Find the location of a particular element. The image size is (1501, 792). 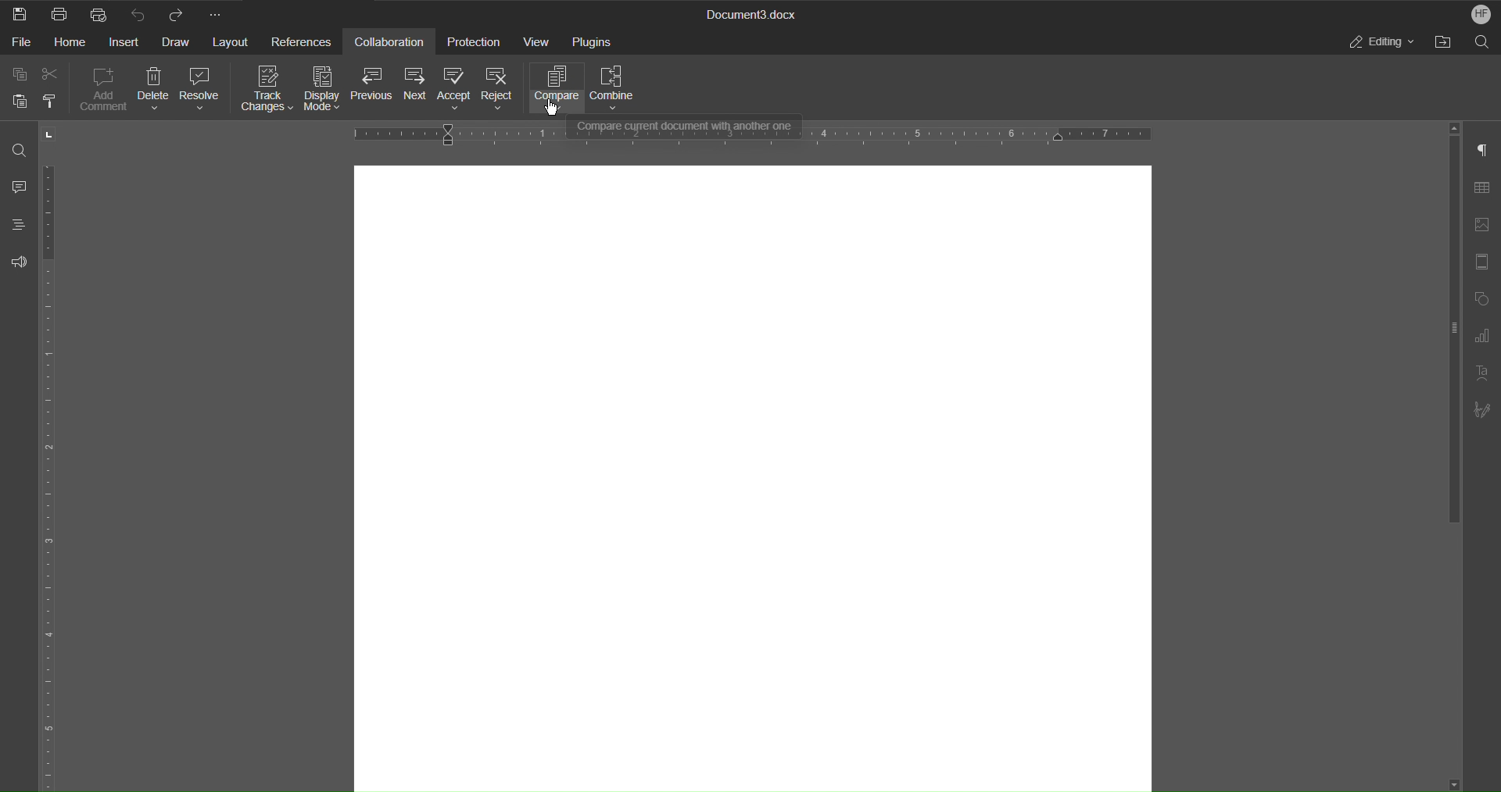

Previous  is located at coordinates (373, 87).